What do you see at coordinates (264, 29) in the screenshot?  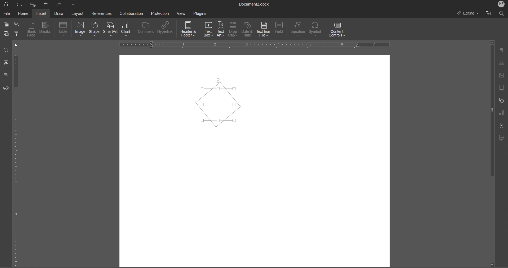 I see `Text from File` at bounding box center [264, 29].